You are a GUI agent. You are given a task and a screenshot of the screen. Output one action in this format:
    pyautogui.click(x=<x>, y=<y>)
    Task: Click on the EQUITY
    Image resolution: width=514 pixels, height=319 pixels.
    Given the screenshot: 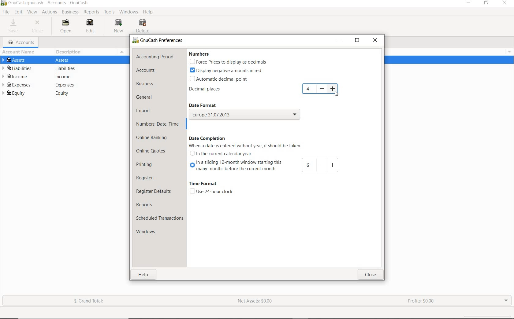 What is the action you would take?
    pyautogui.click(x=65, y=94)
    